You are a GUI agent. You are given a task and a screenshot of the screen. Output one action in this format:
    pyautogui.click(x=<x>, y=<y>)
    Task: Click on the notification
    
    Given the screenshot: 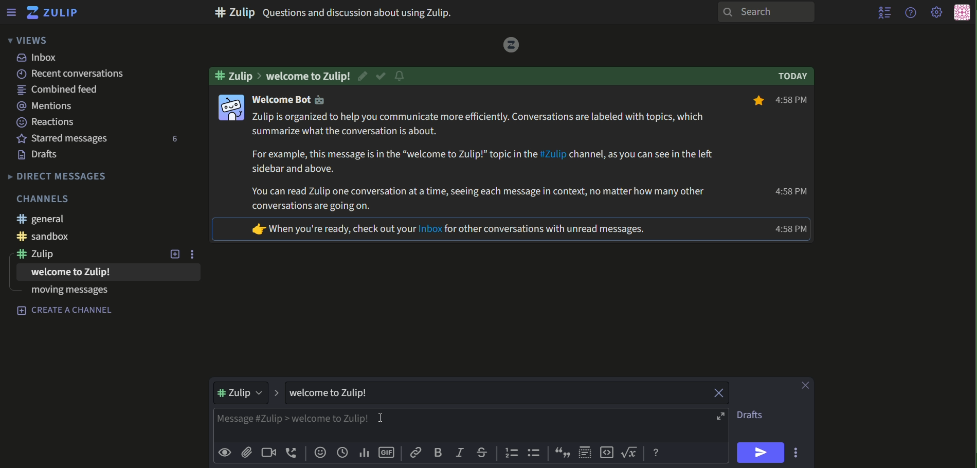 What is the action you would take?
    pyautogui.click(x=400, y=77)
    